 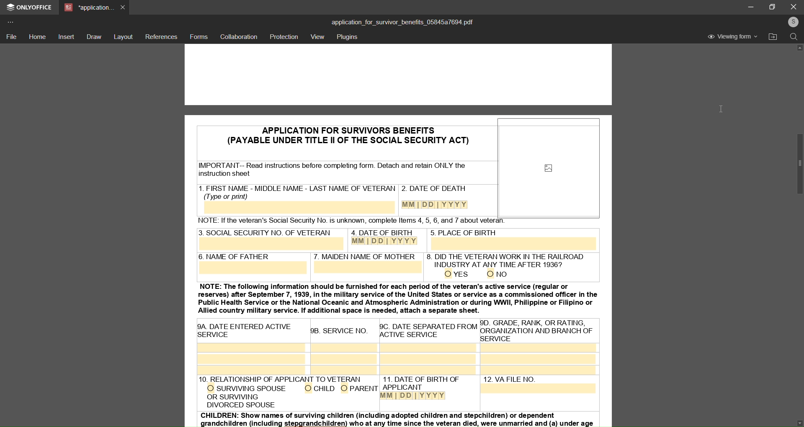 I want to click on layout, so click(x=124, y=36).